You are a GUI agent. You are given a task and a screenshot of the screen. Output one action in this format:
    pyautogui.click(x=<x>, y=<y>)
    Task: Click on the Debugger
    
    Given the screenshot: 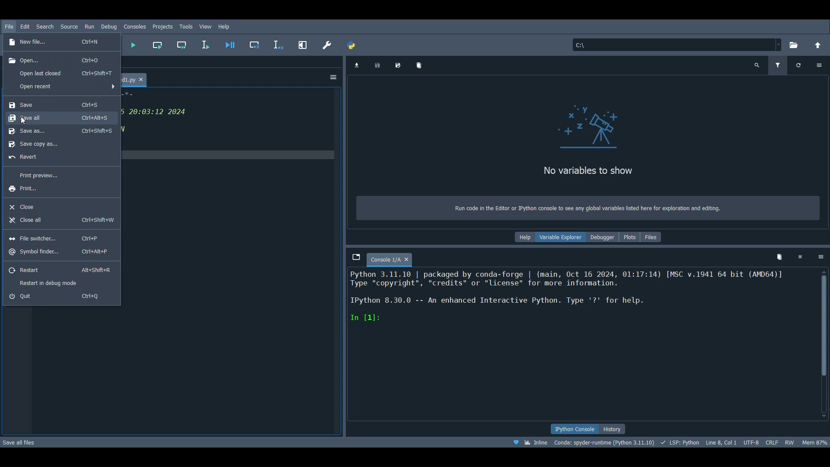 What is the action you would take?
    pyautogui.click(x=602, y=237)
    